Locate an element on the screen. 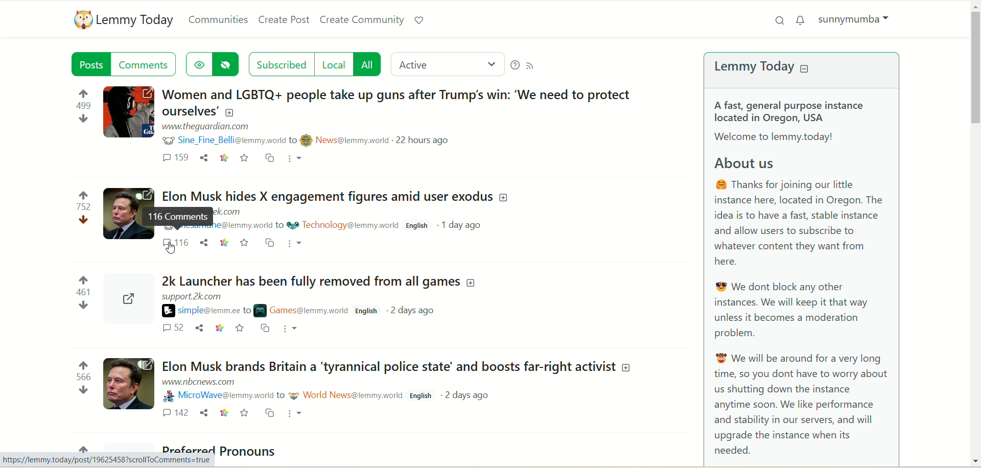  active is located at coordinates (447, 64).